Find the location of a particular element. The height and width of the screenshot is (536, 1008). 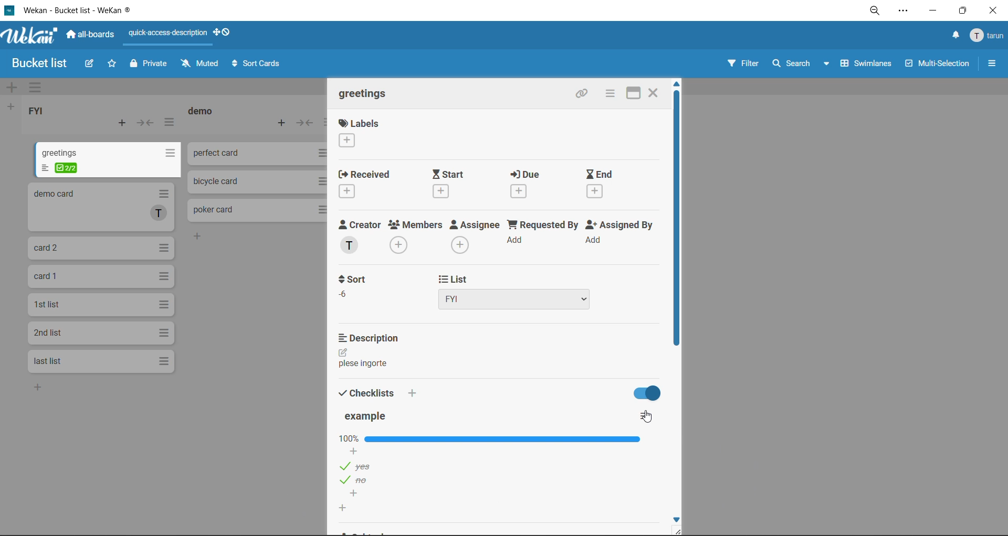

due is located at coordinates (527, 185).